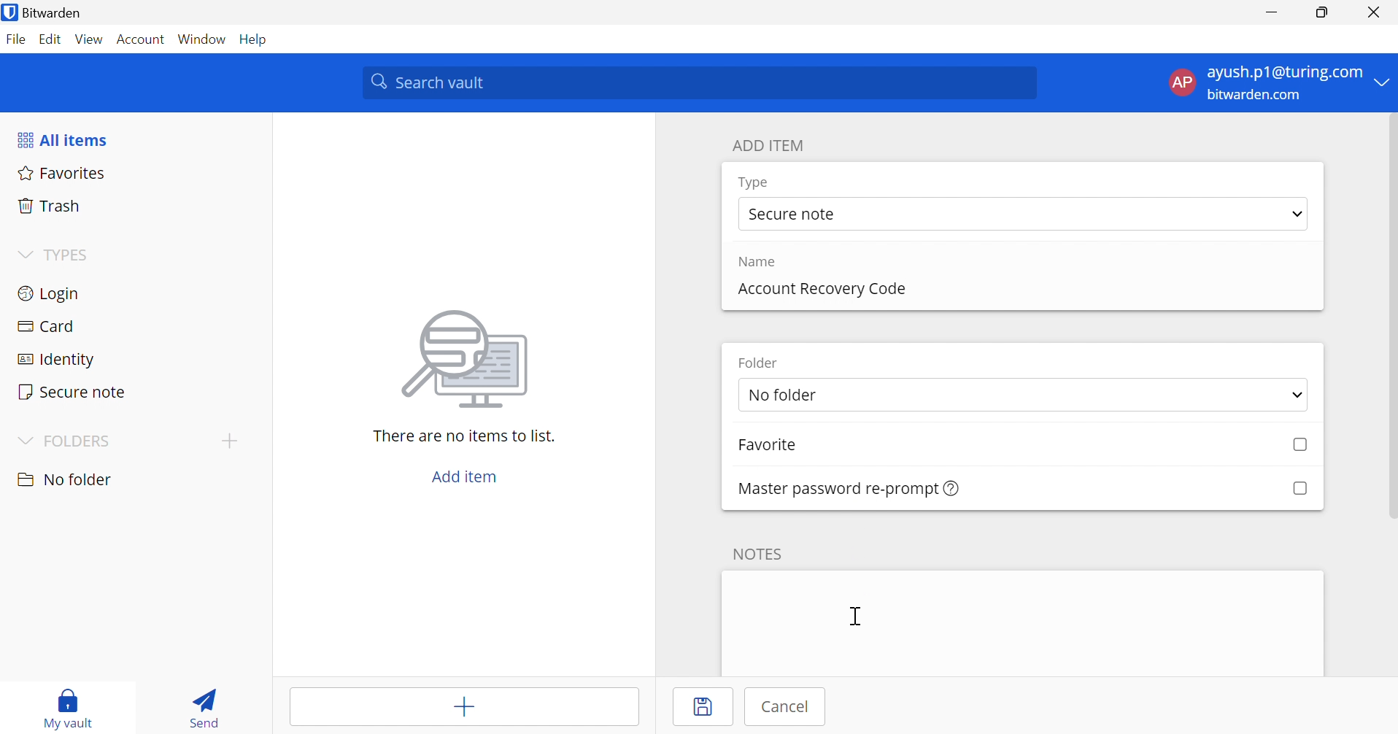 This screenshot has height=734, width=1398. I want to click on Cancel, so click(790, 707).